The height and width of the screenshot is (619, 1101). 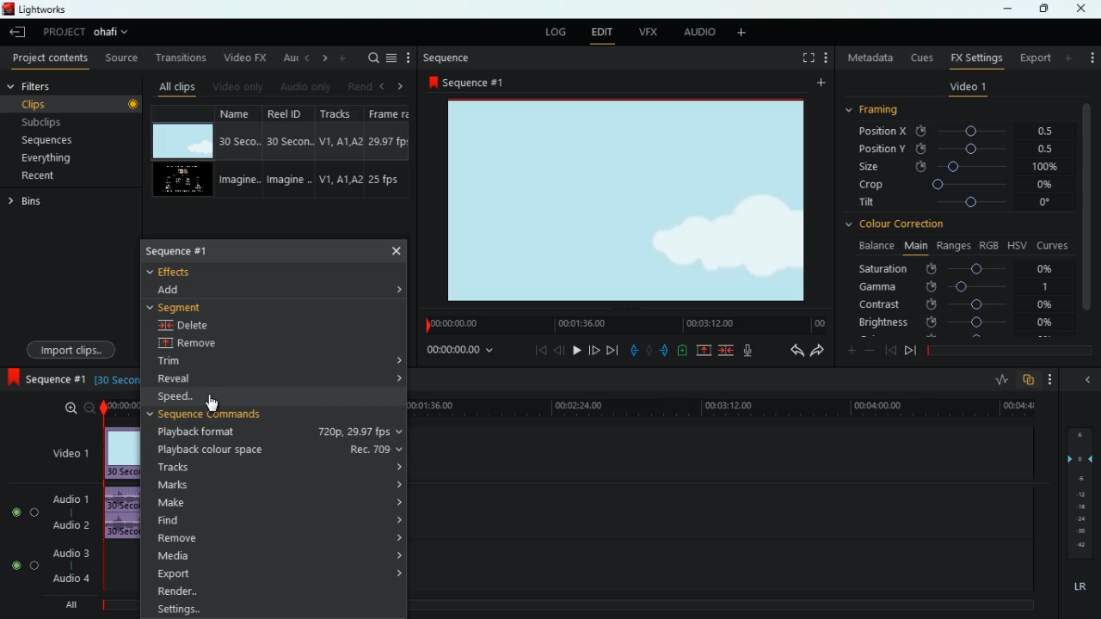 I want to click on import clips, so click(x=74, y=347).